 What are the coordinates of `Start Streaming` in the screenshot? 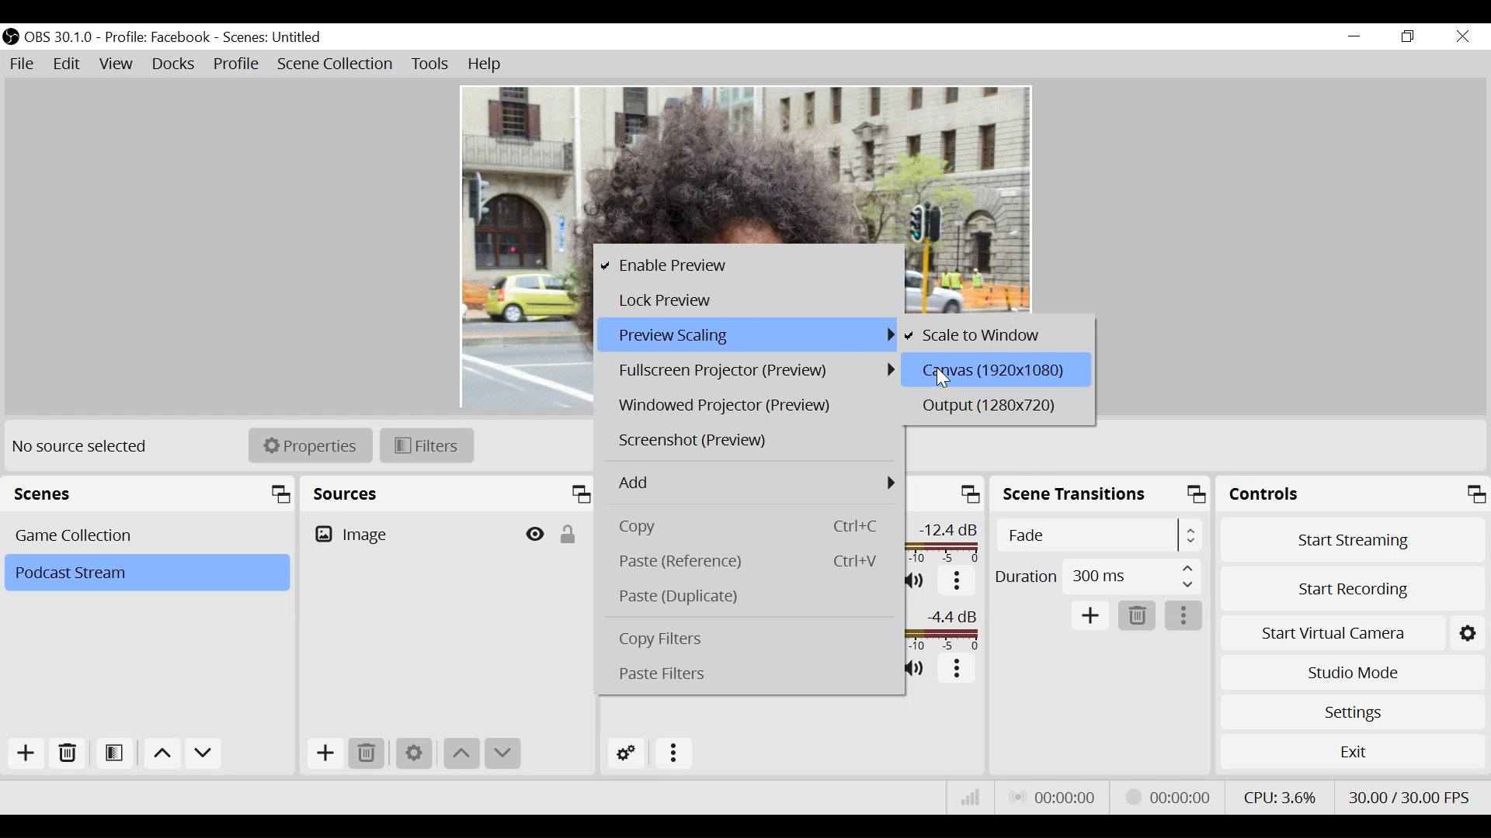 It's located at (1352, 538).